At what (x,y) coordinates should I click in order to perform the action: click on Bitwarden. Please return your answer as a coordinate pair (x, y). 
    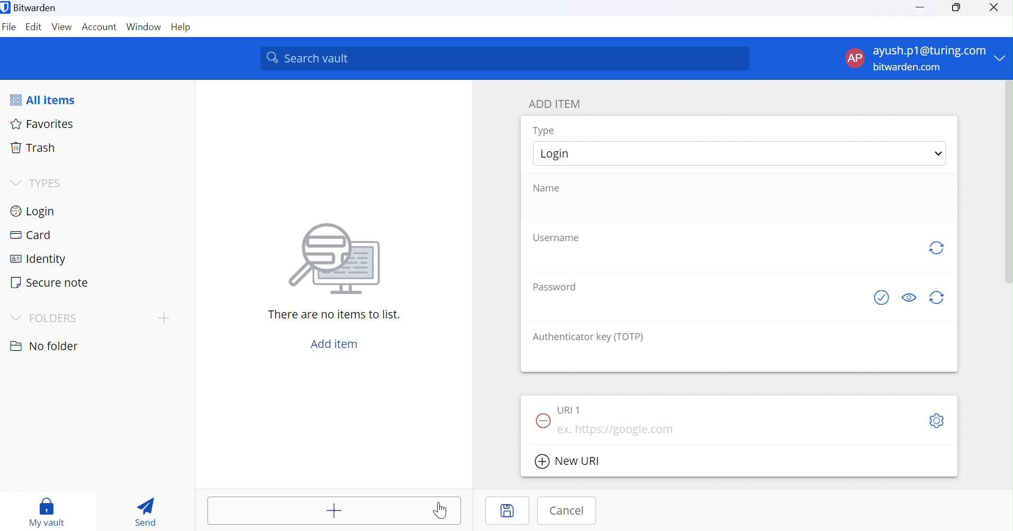
    Looking at the image, I should click on (30, 7).